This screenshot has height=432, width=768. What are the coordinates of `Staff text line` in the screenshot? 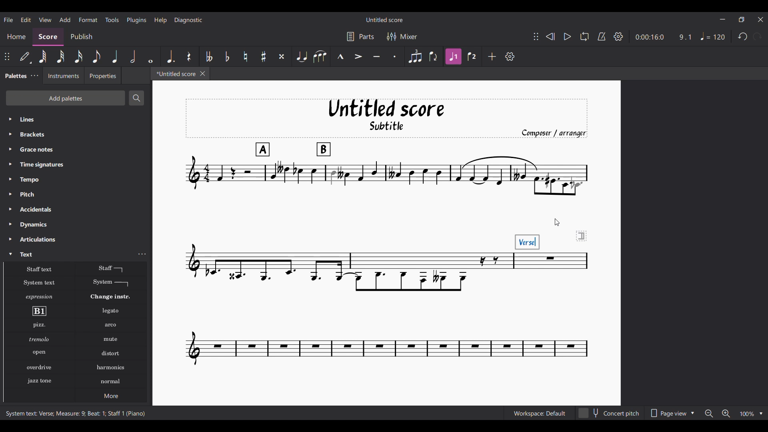 It's located at (111, 268).